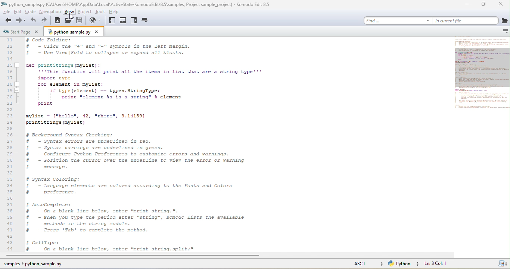 The width and height of the screenshot is (510, 269). What do you see at coordinates (404, 264) in the screenshot?
I see `python` at bounding box center [404, 264].